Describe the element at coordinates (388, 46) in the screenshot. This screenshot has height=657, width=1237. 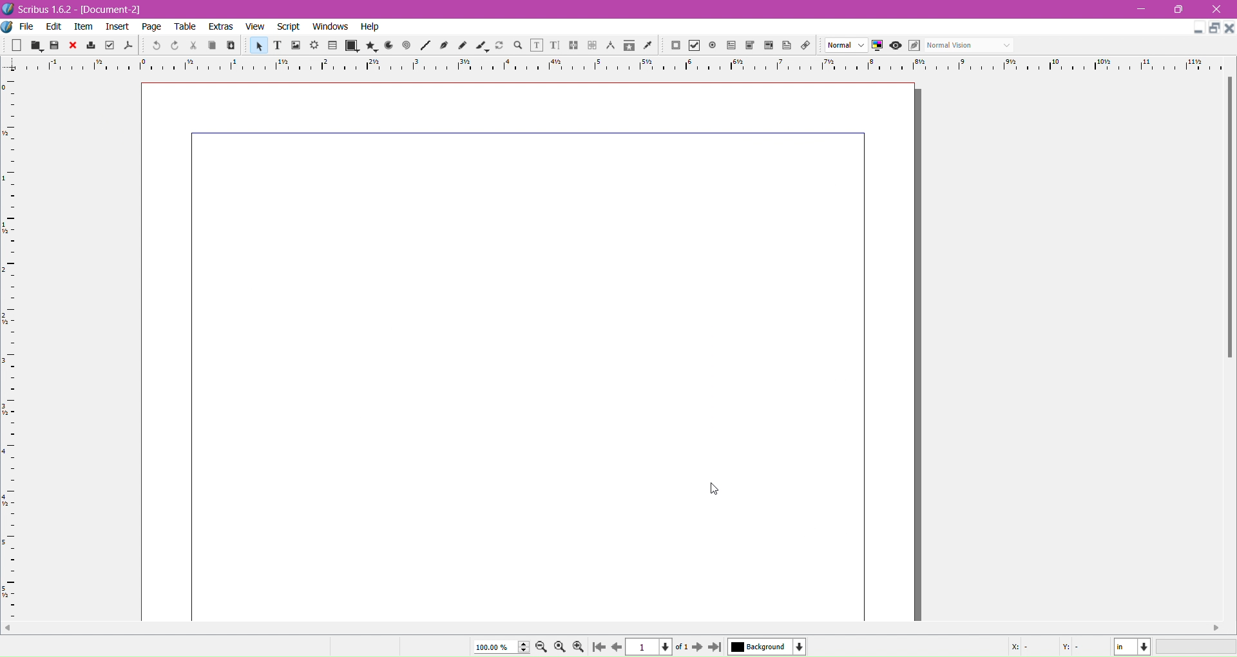
I see `icon` at that location.